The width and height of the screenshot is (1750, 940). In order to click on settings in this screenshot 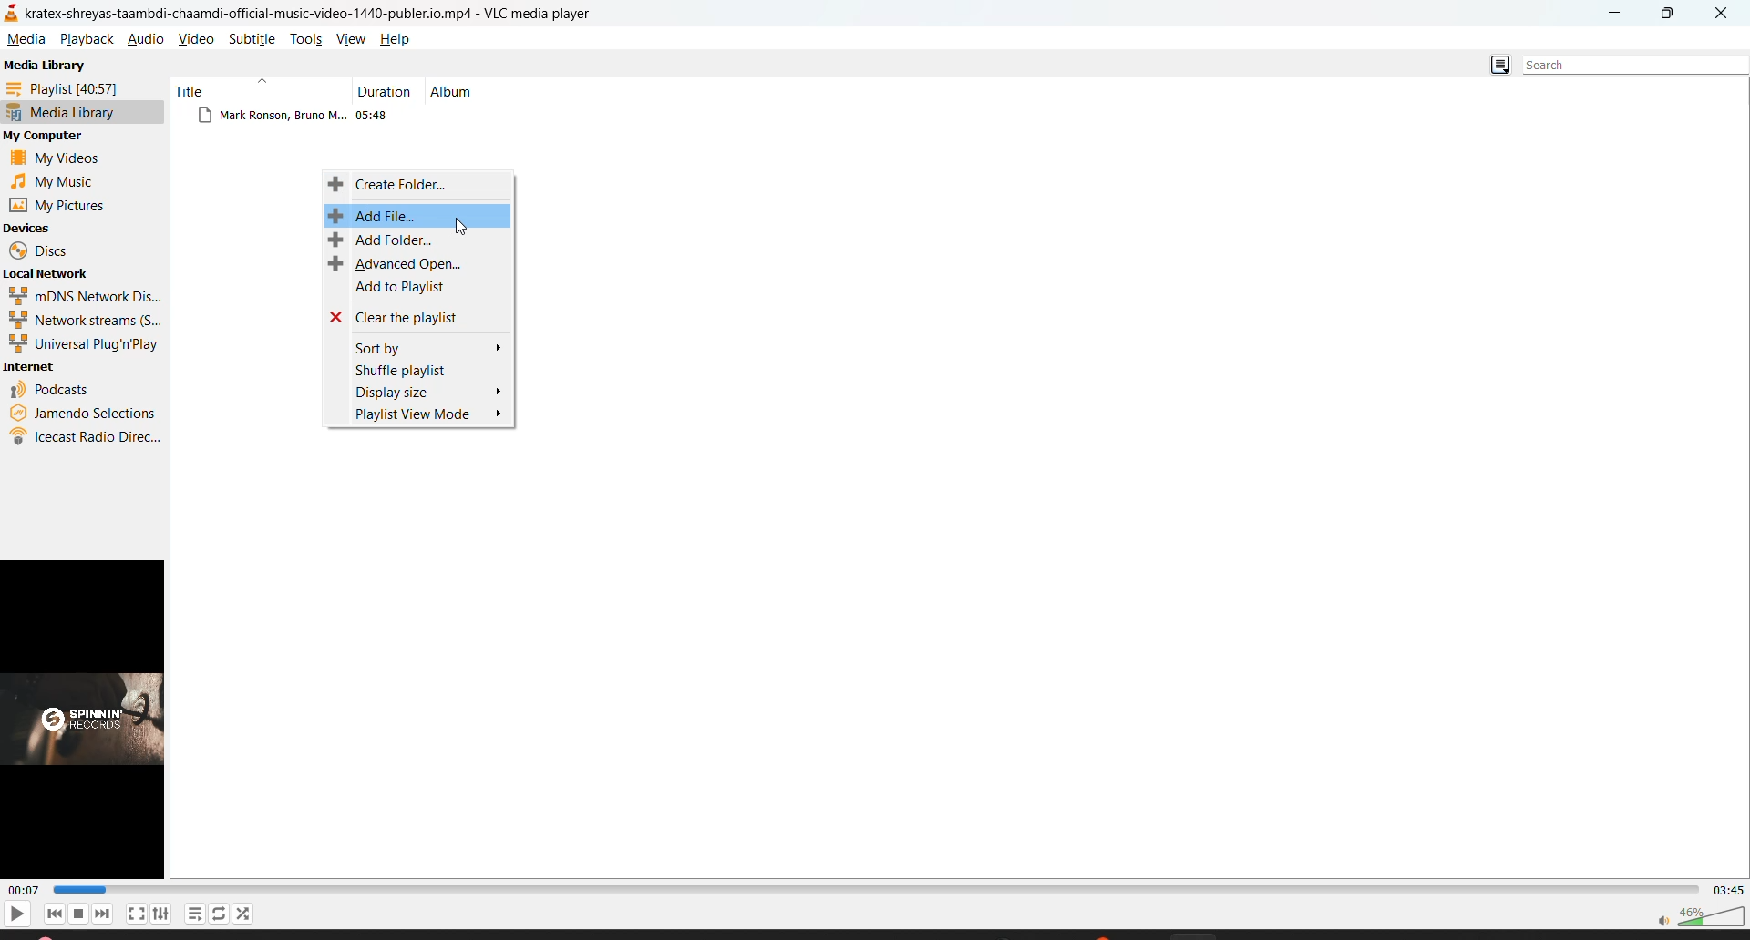, I will do `click(160, 914)`.